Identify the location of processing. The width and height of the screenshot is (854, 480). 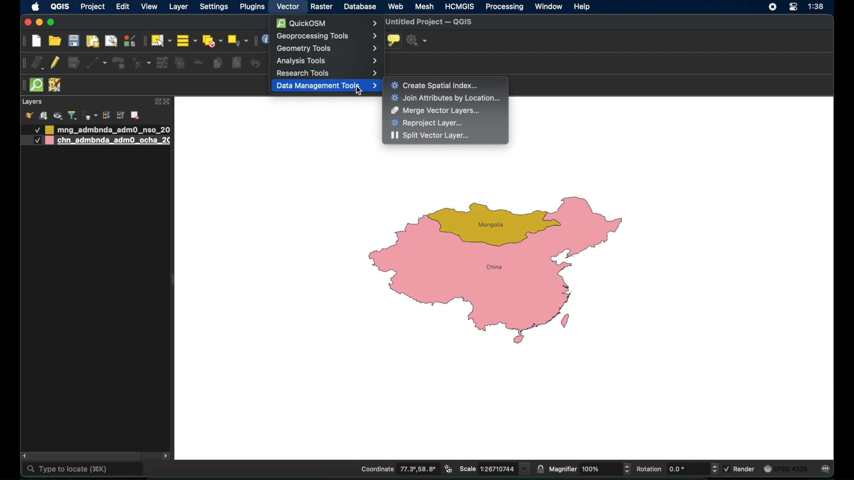
(505, 8).